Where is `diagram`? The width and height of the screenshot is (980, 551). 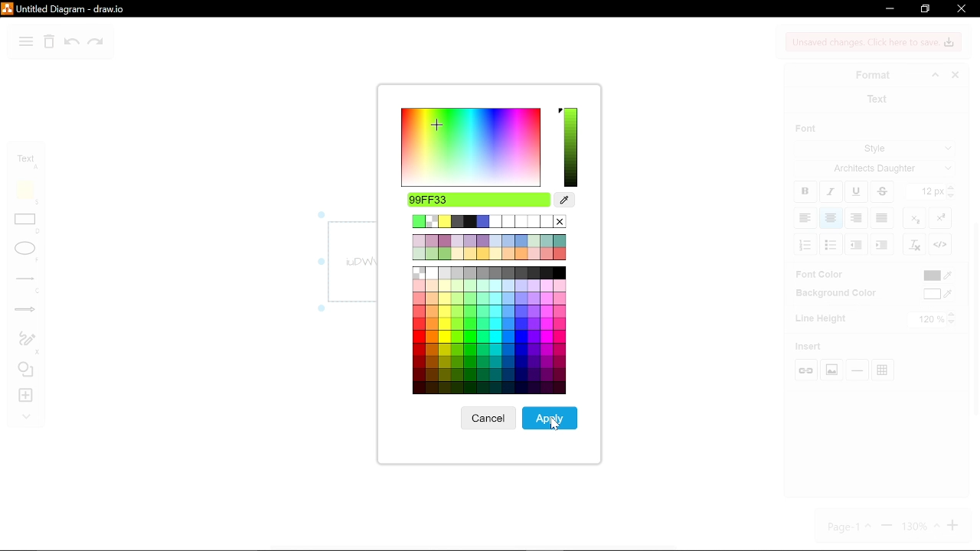 diagram is located at coordinates (26, 43).